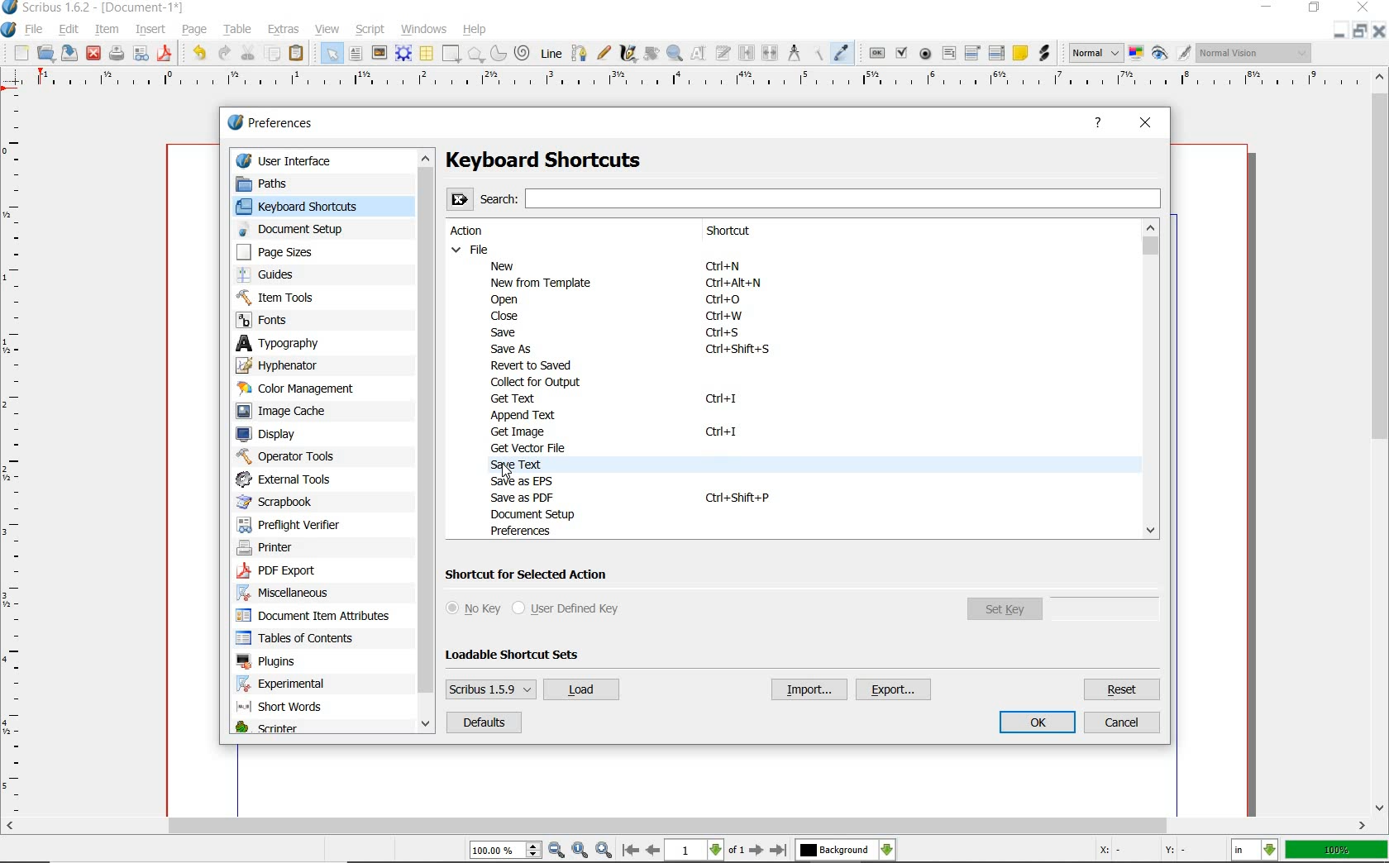 The image size is (1389, 863). Describe the element at coordinates (1381, 442) in the screenshot. I see `scrollbar` at that location.